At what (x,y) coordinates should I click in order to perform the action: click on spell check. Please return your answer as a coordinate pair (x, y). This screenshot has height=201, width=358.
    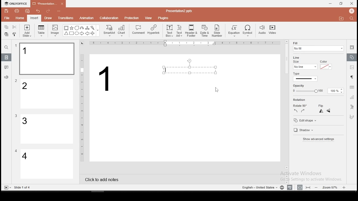
    Looking at the image, I should click on (290, 187).